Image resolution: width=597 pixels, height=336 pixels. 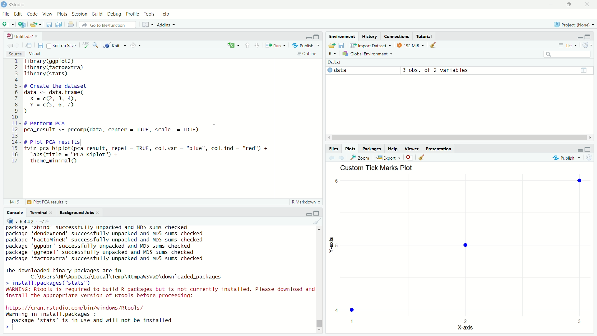 I want to click on selected project: None, so click(x=572, y=24).